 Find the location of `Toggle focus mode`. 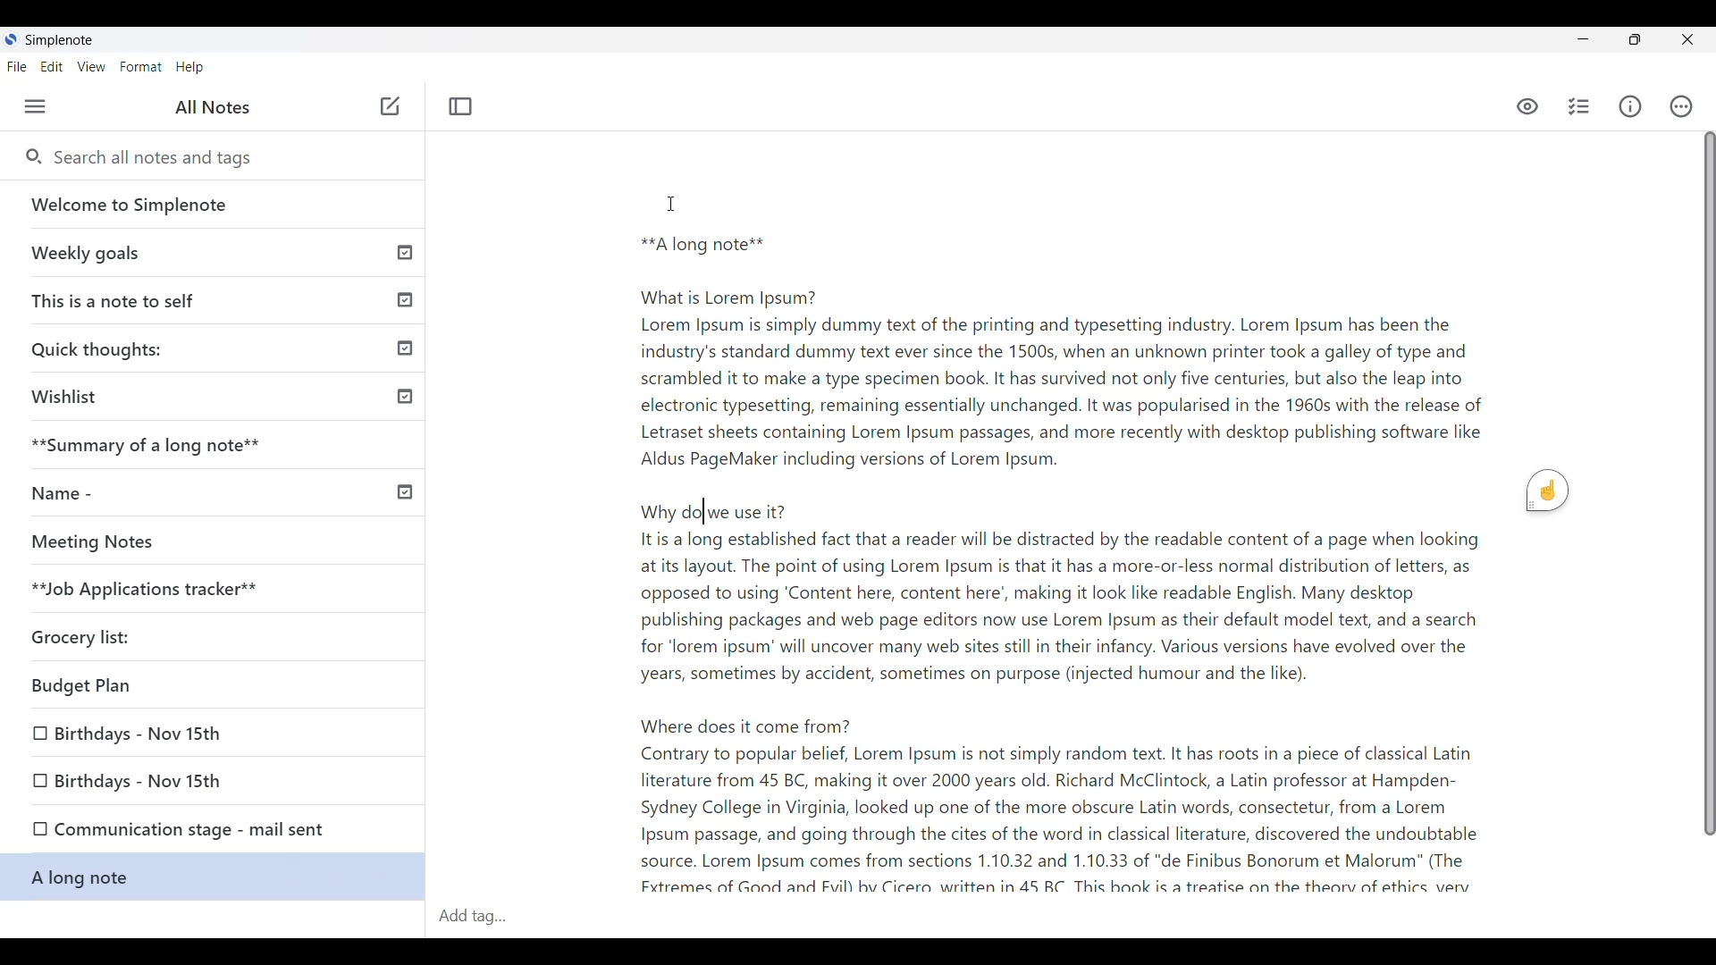

Toggle focus mode is located at coordinates (460, 106).